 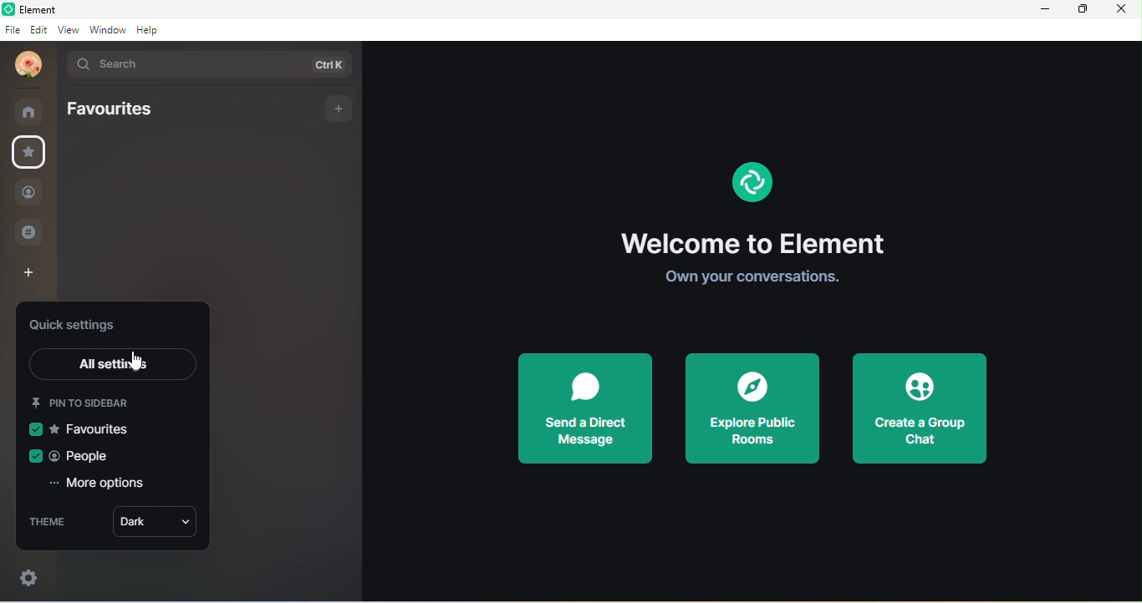 I want to click on all settings, so click(x=113, y=367).